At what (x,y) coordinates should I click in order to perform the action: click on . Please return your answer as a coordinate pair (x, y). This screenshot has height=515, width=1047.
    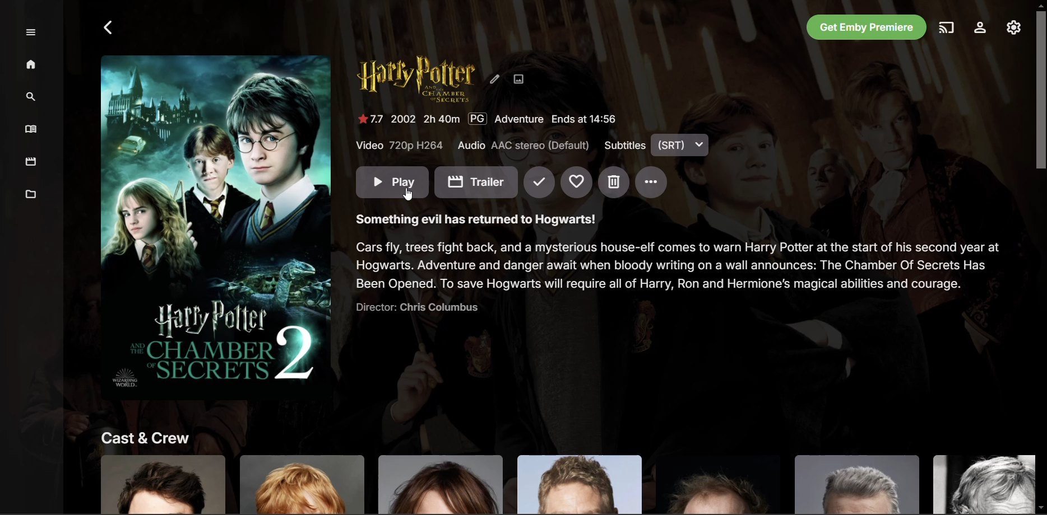
    Looking at the image, I should click on (562, 484).